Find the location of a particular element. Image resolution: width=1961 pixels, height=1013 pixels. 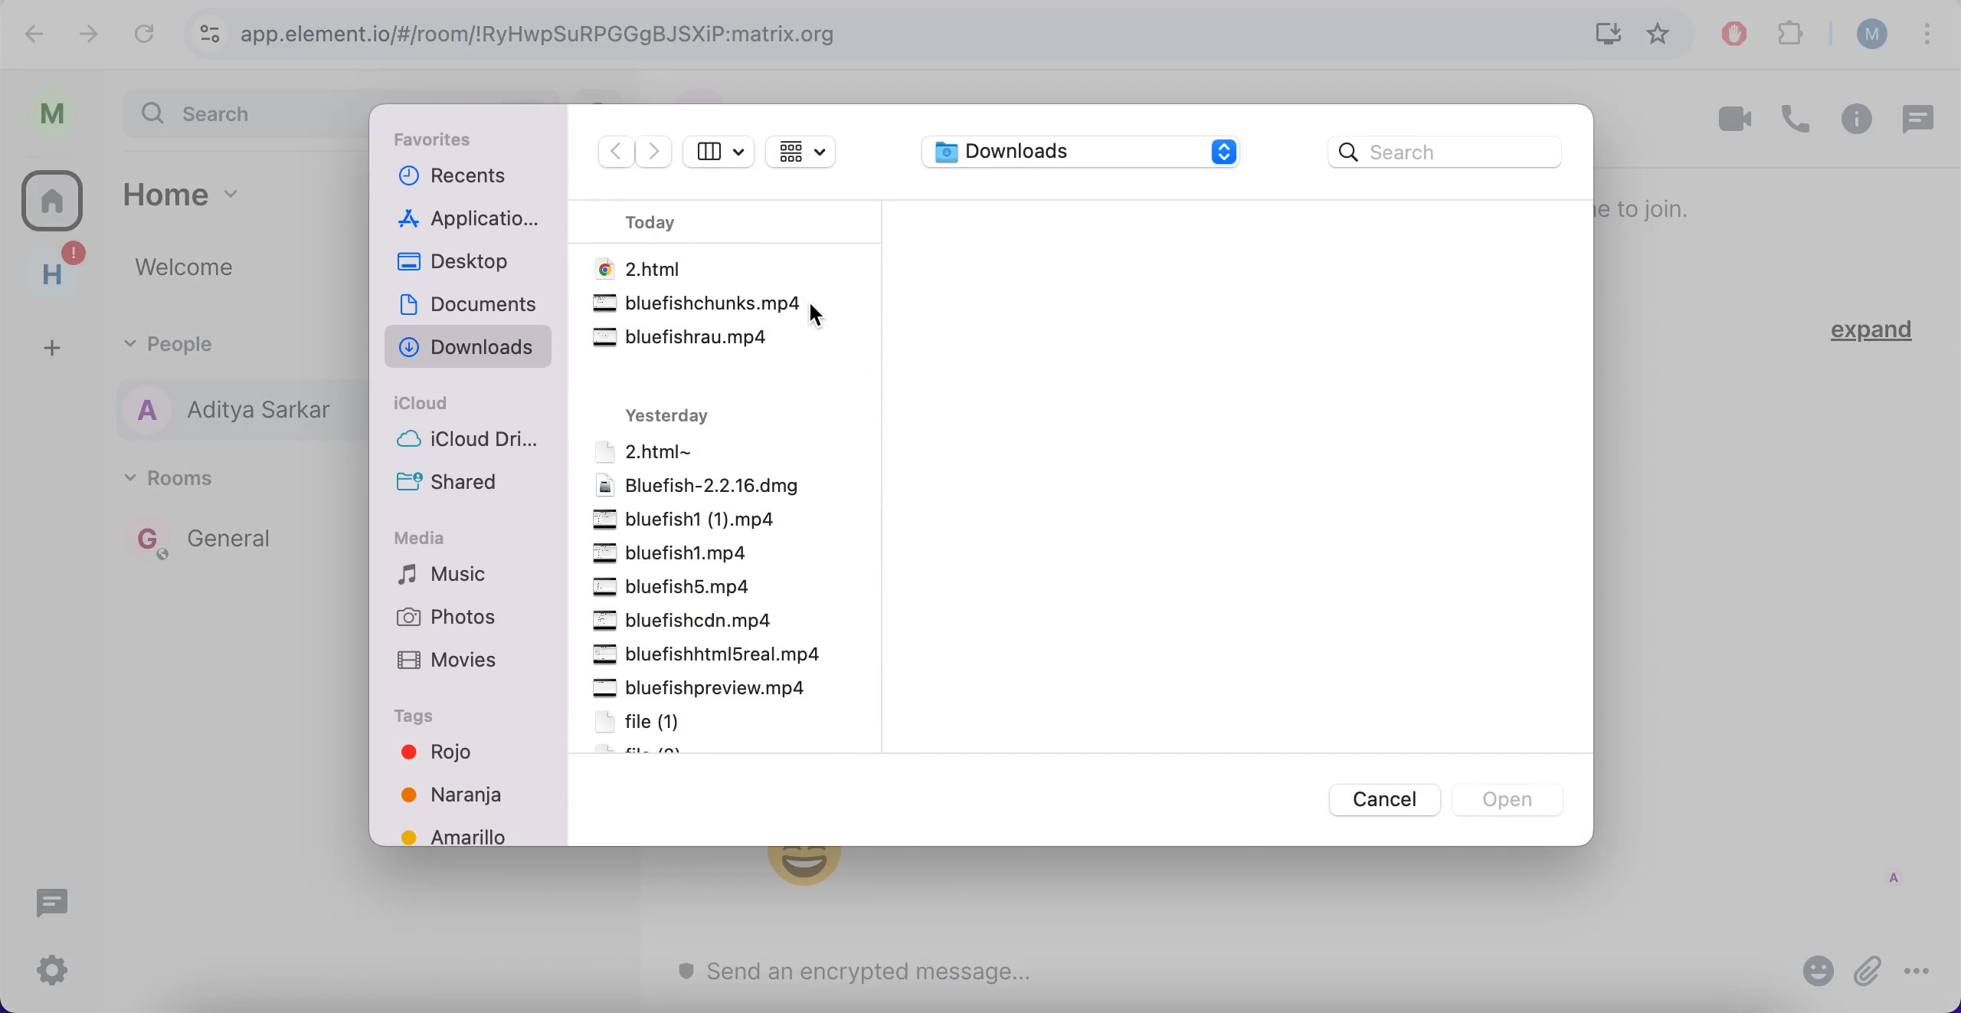

chat is located at coordinates (57, 904).